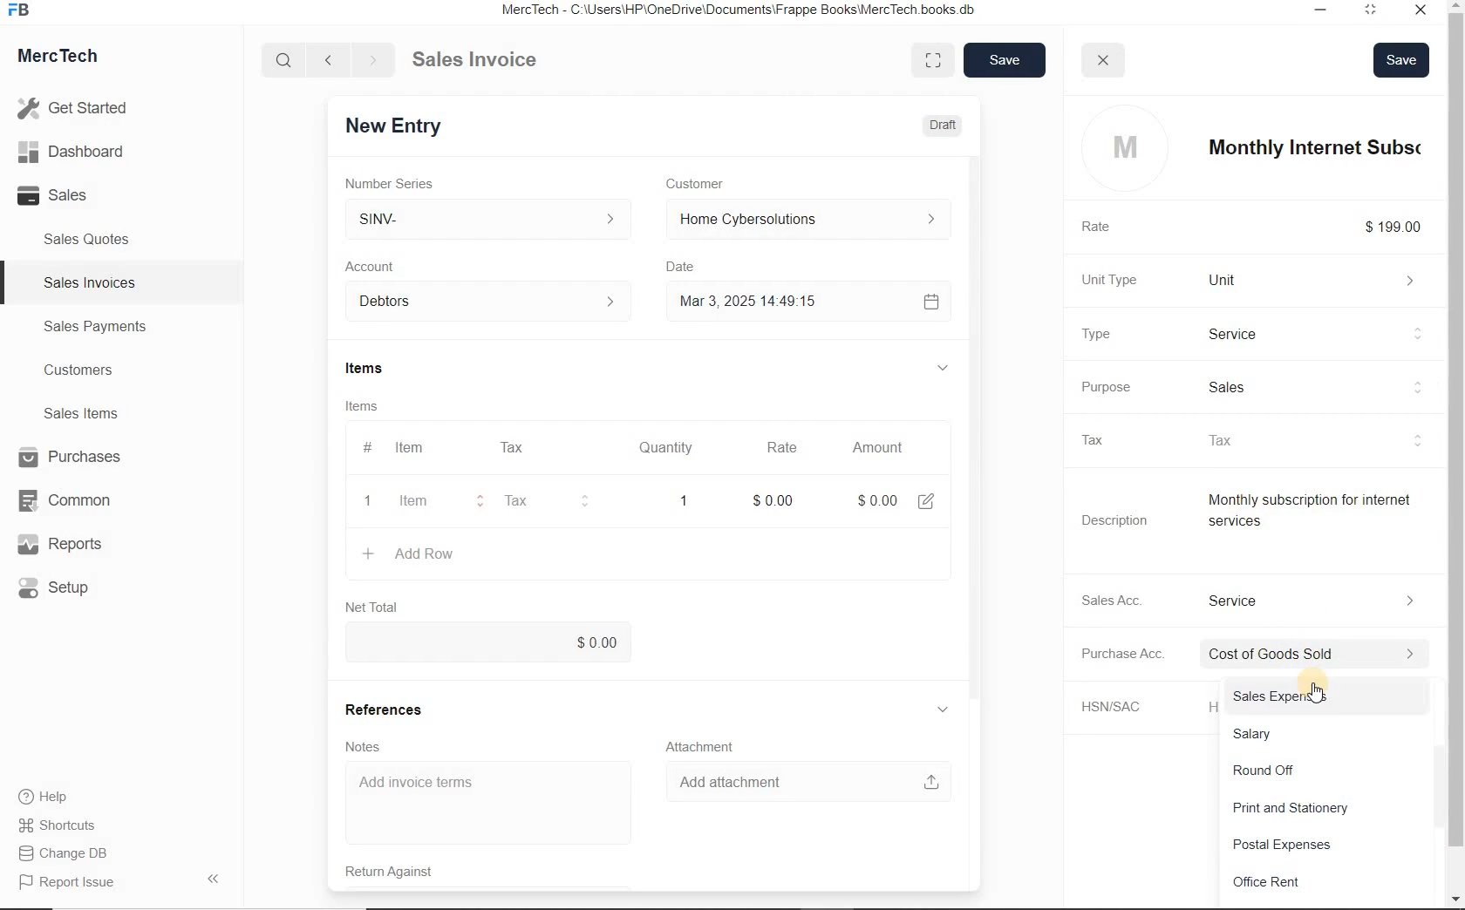  Describe the element at coordinates (372, 60) in the screenshot. I see `Go forward` at that location.